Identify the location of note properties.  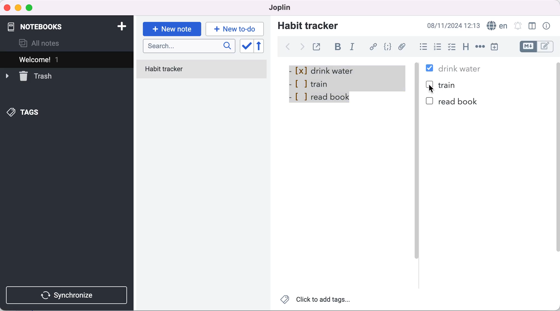
(547, 26).